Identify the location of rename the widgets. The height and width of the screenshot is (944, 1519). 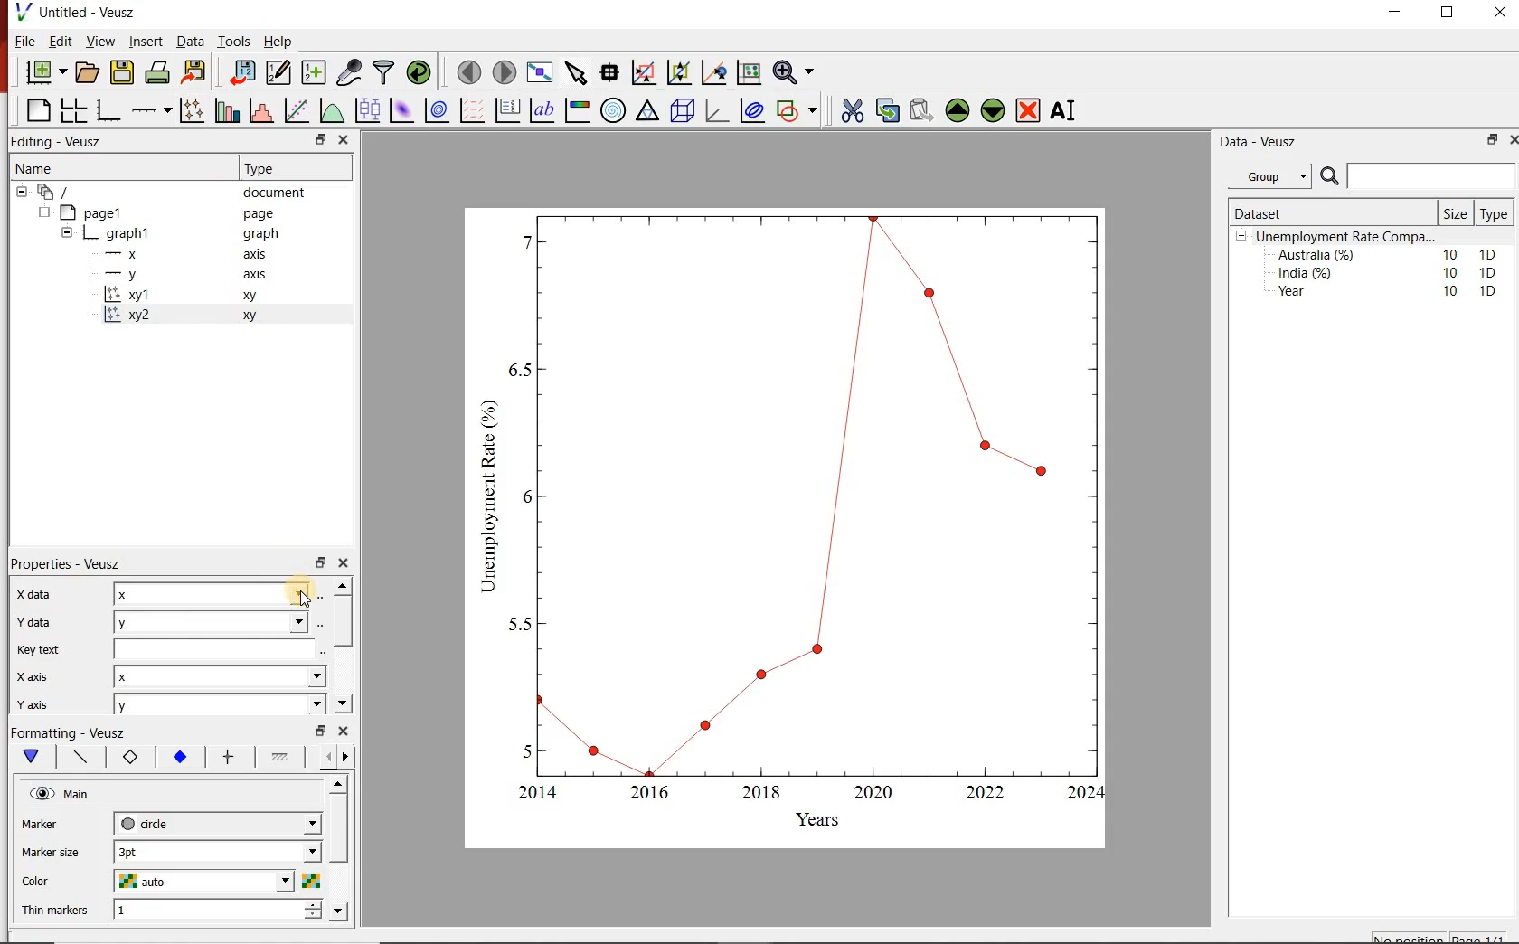
(1067, 110).